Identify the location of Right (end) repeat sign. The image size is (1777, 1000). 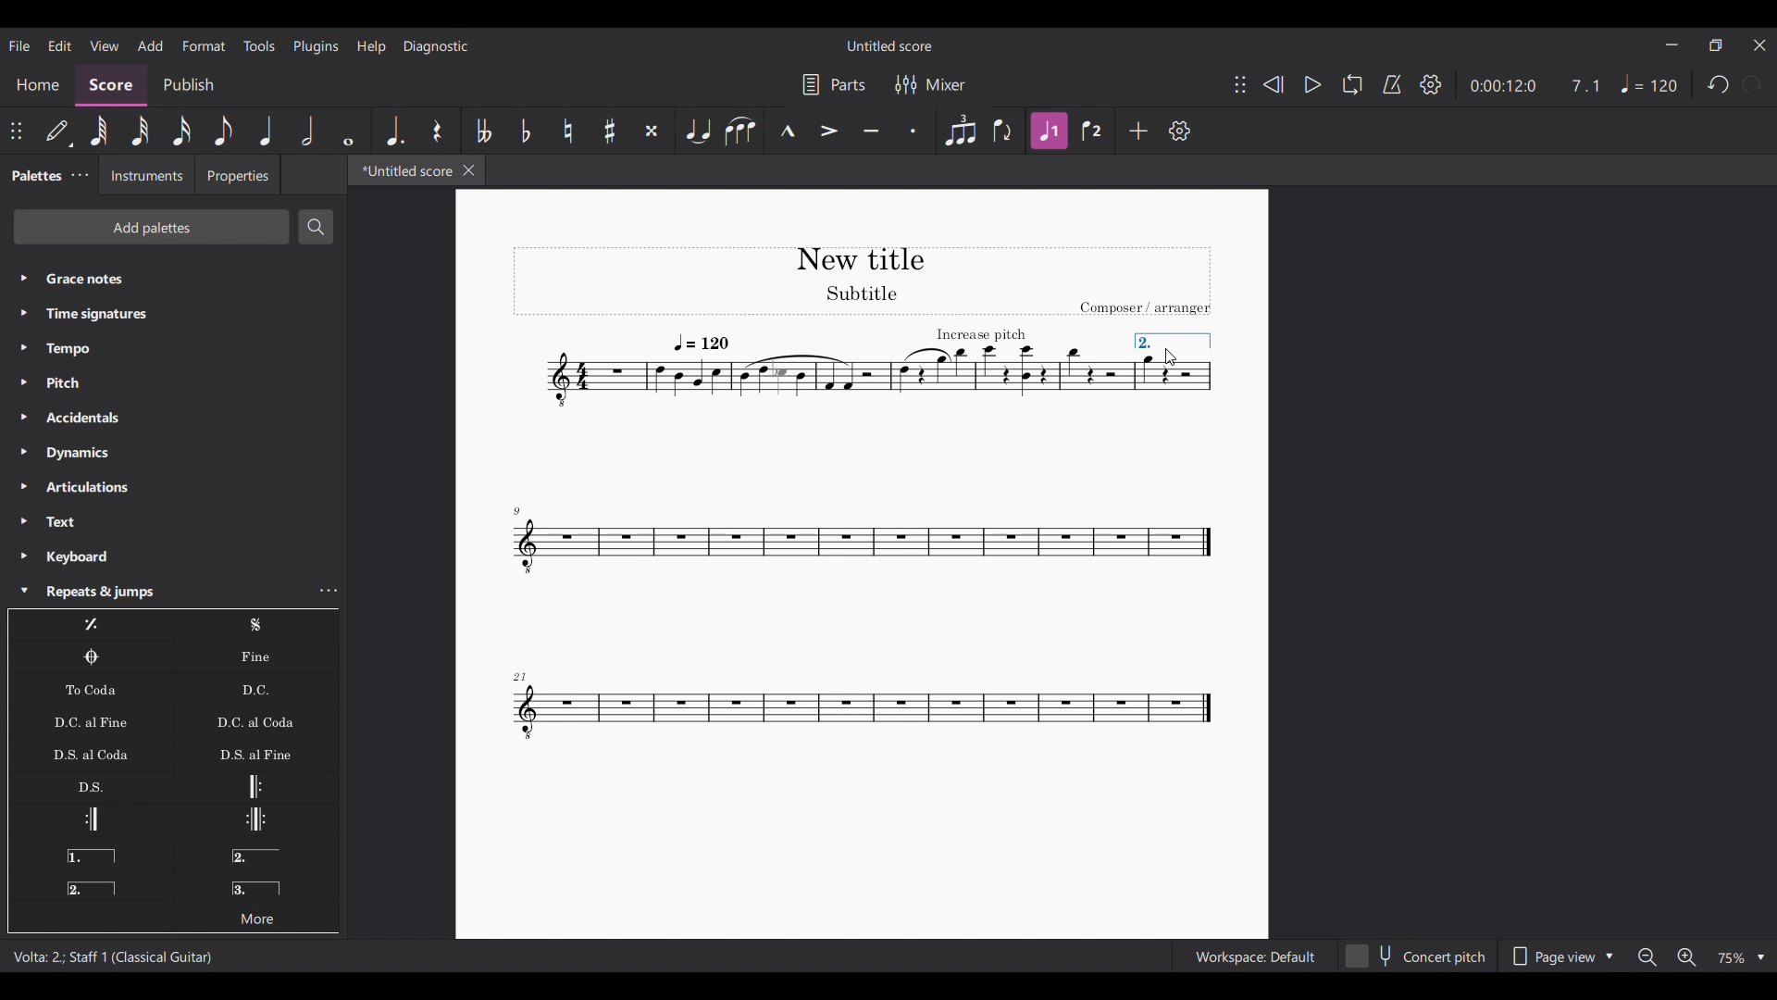
(90, 819).